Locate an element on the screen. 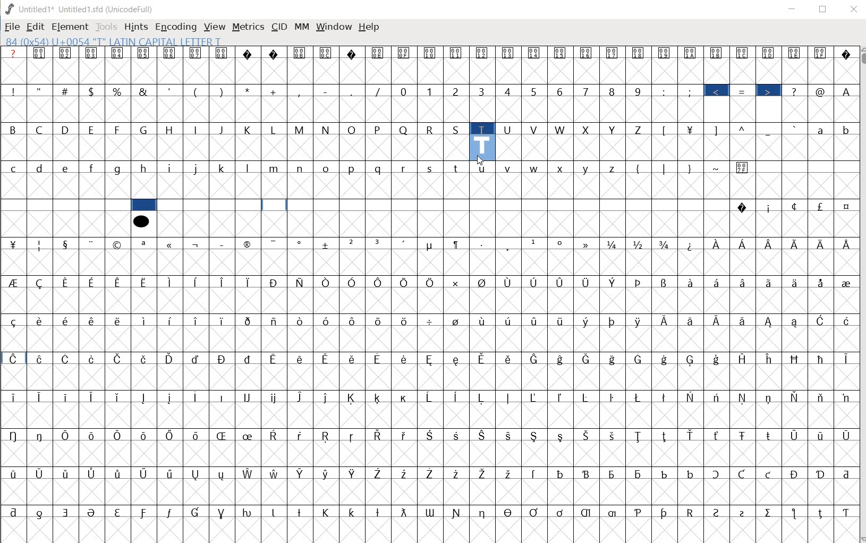 Image resolution: width=866 pixels, height=543 pixels. Symbol is located at coordinates (353, 358).